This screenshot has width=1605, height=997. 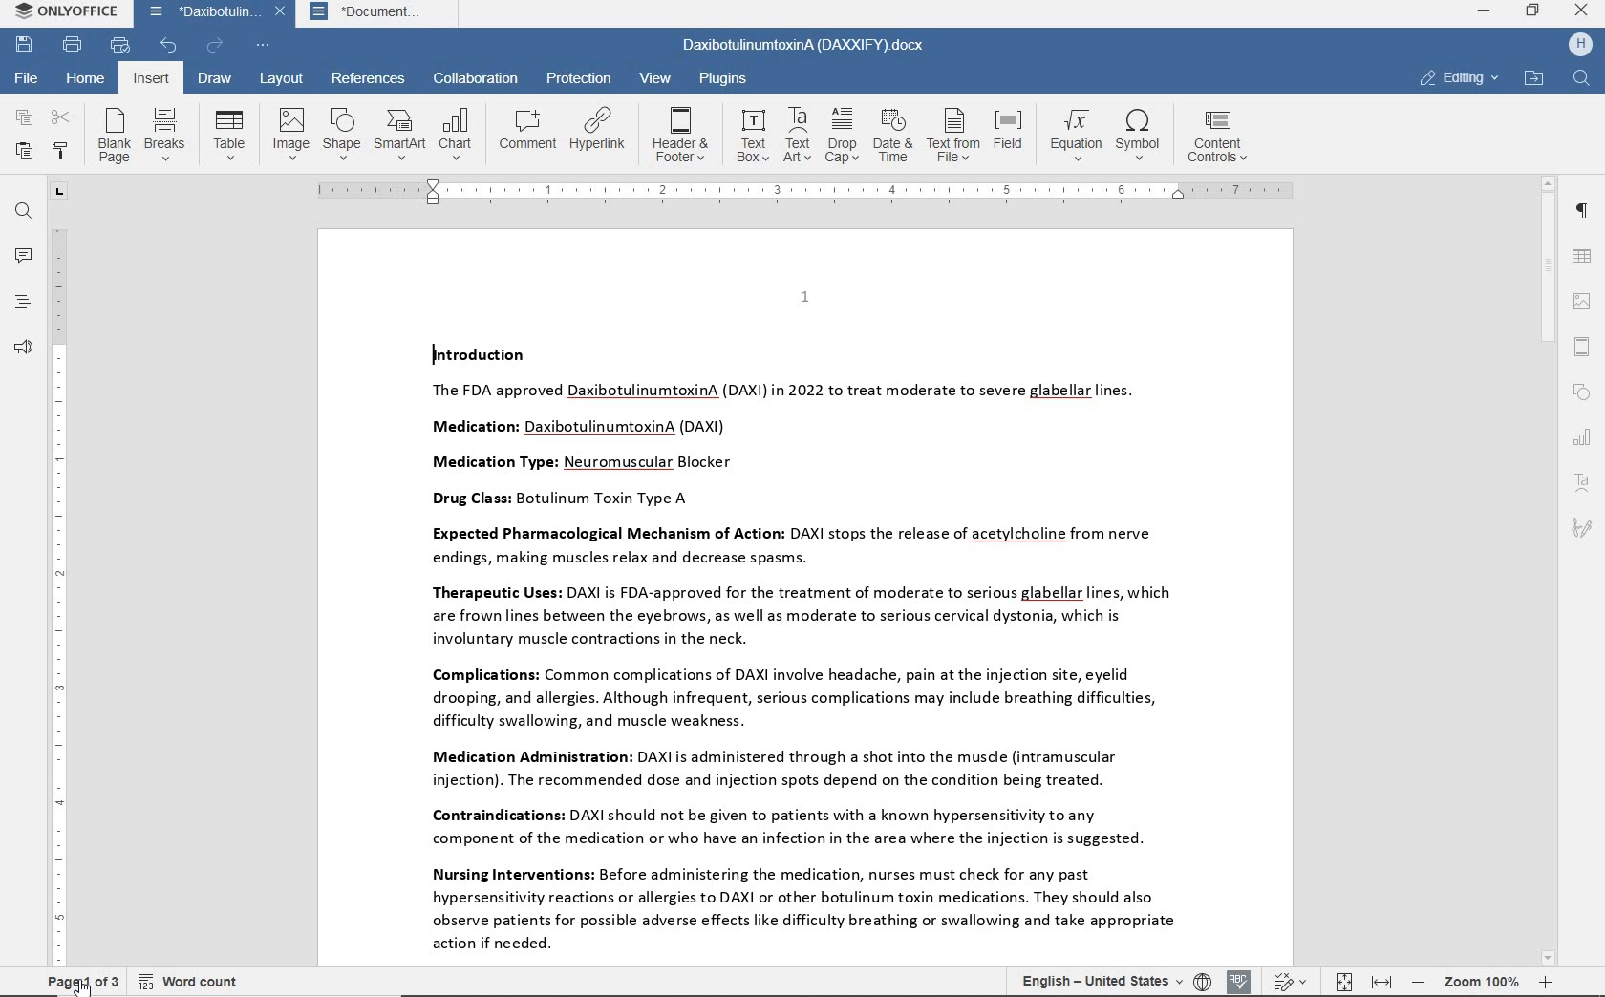 What do you see at coordinates (1583, 258) in the screenshot?
I see `table` at bounding box center [1583, 258].